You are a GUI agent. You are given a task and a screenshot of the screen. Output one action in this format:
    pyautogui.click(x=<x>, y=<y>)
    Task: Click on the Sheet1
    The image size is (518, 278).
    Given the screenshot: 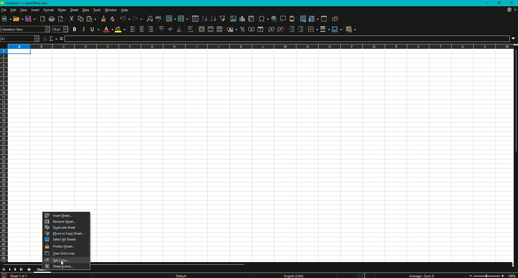 What is the action you would take?
    pyautogui.click(x=38, y=270)
    